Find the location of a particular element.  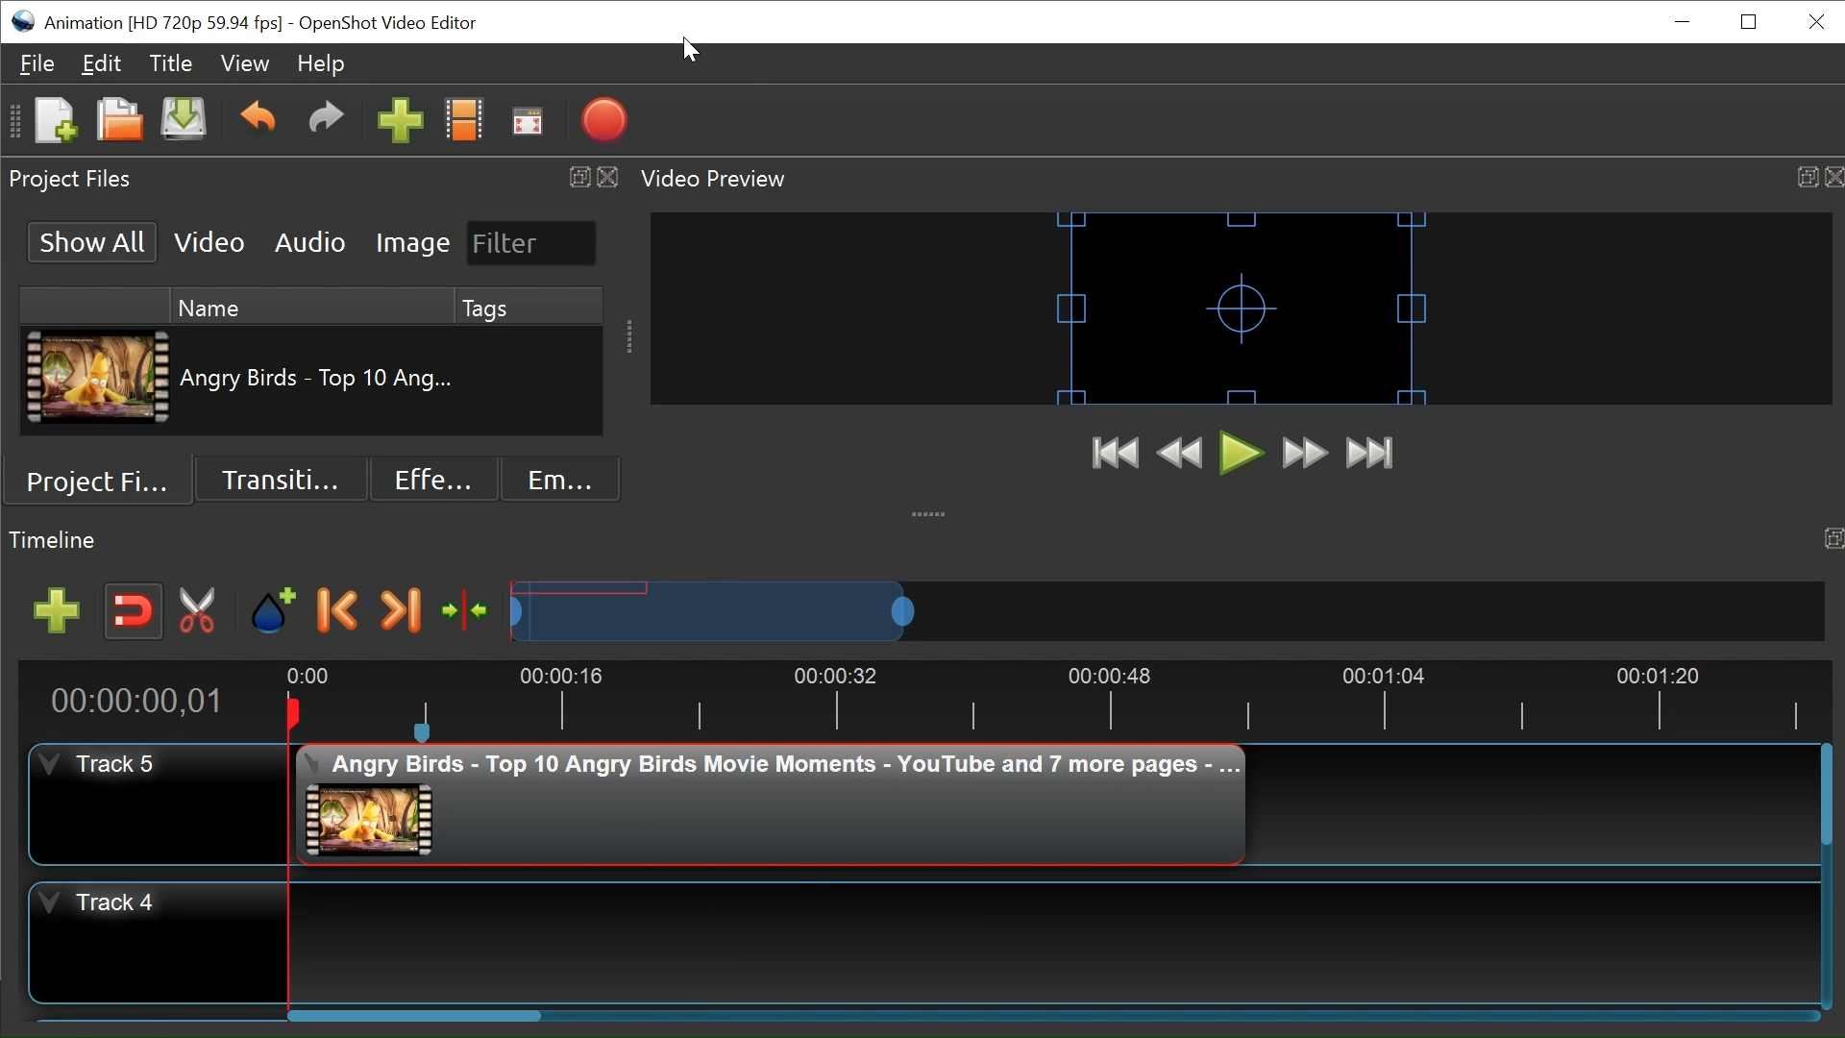

Clip is located at coordinates (100, 381).